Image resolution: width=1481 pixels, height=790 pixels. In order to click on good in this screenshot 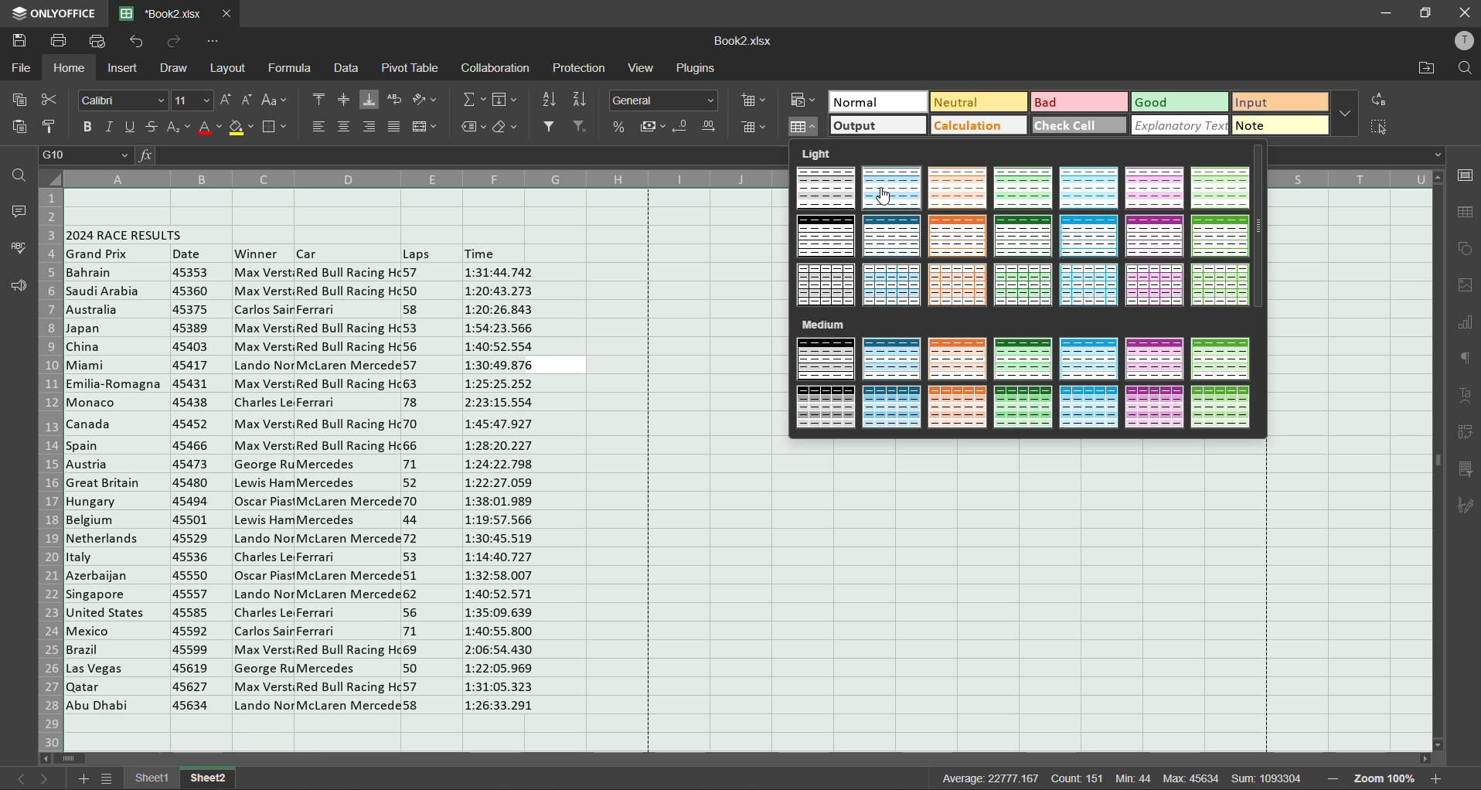, I will do `click(1180, 102)`.